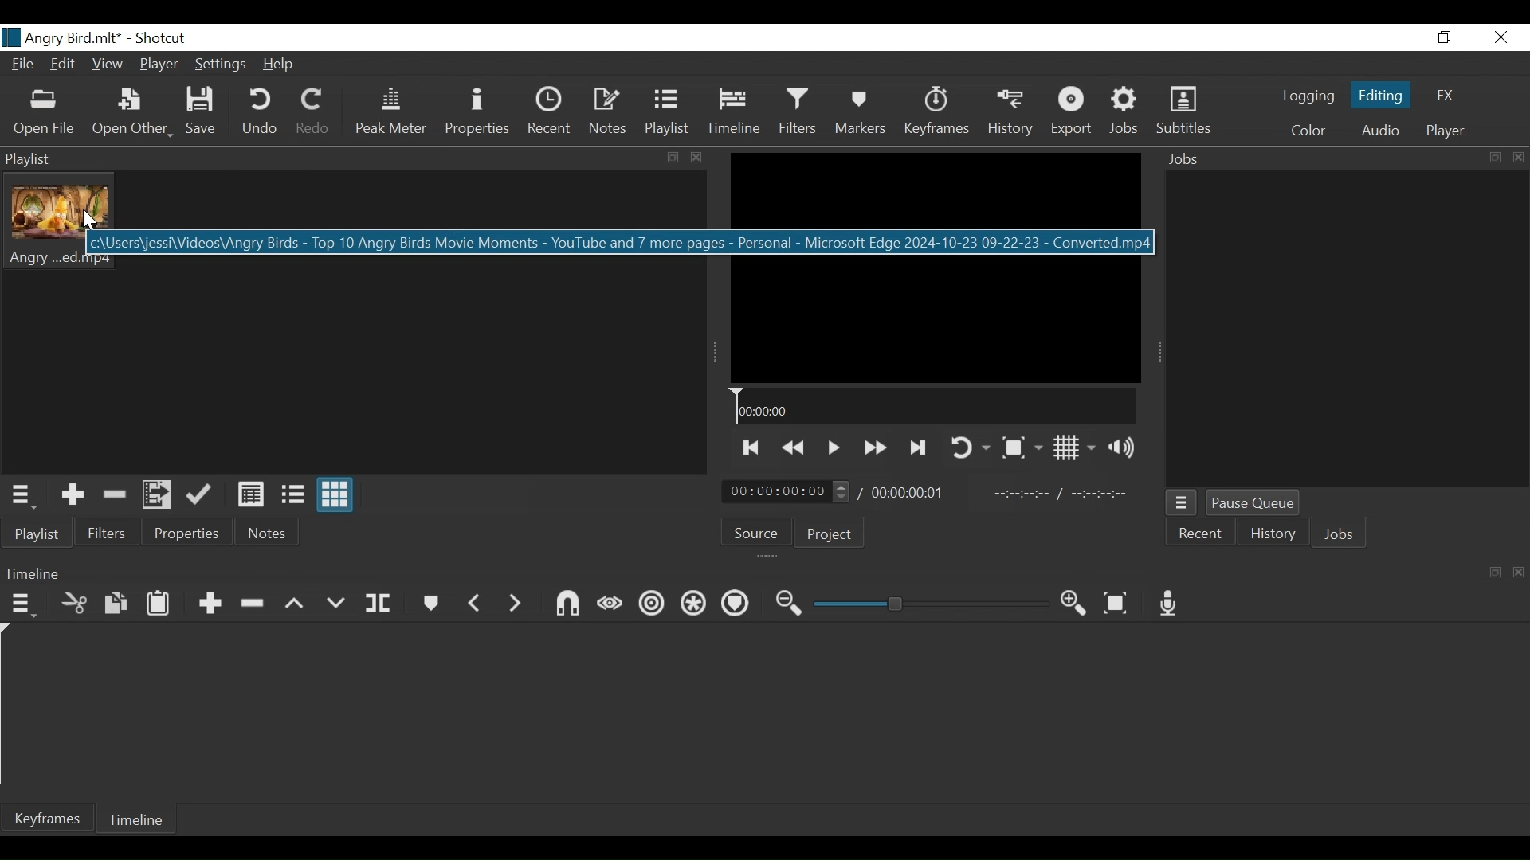 Image resolution: width=1530 pixels, height=860 pixels. I want to click on Filters, so click(108, 530).